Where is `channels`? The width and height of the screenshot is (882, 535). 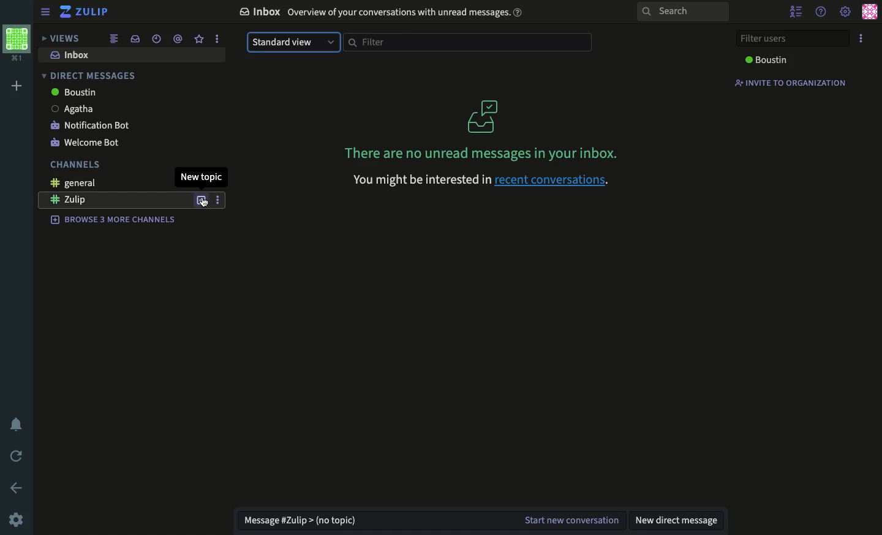
channels is located at coordinates (72, 164).